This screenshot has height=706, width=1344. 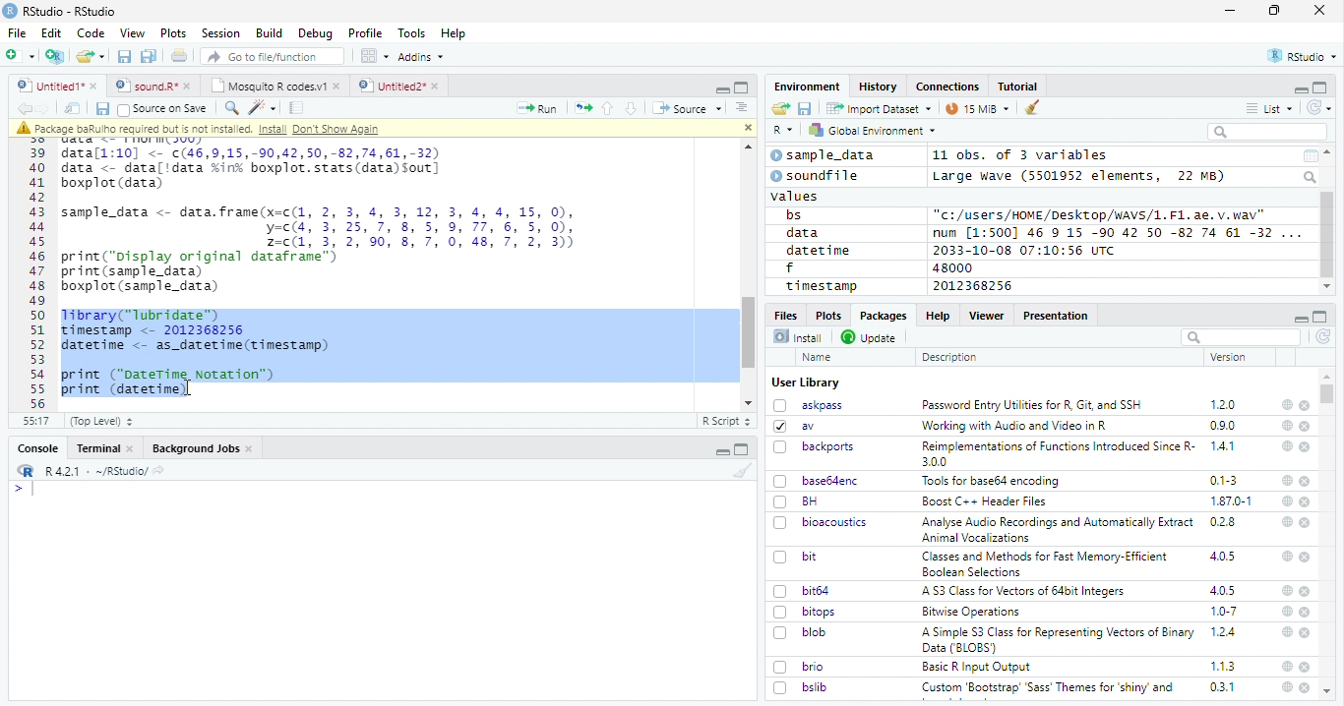 What do you see at coordinates (817, 447) in the screenshot?
I see `backports` at bounding box center [817, 447].